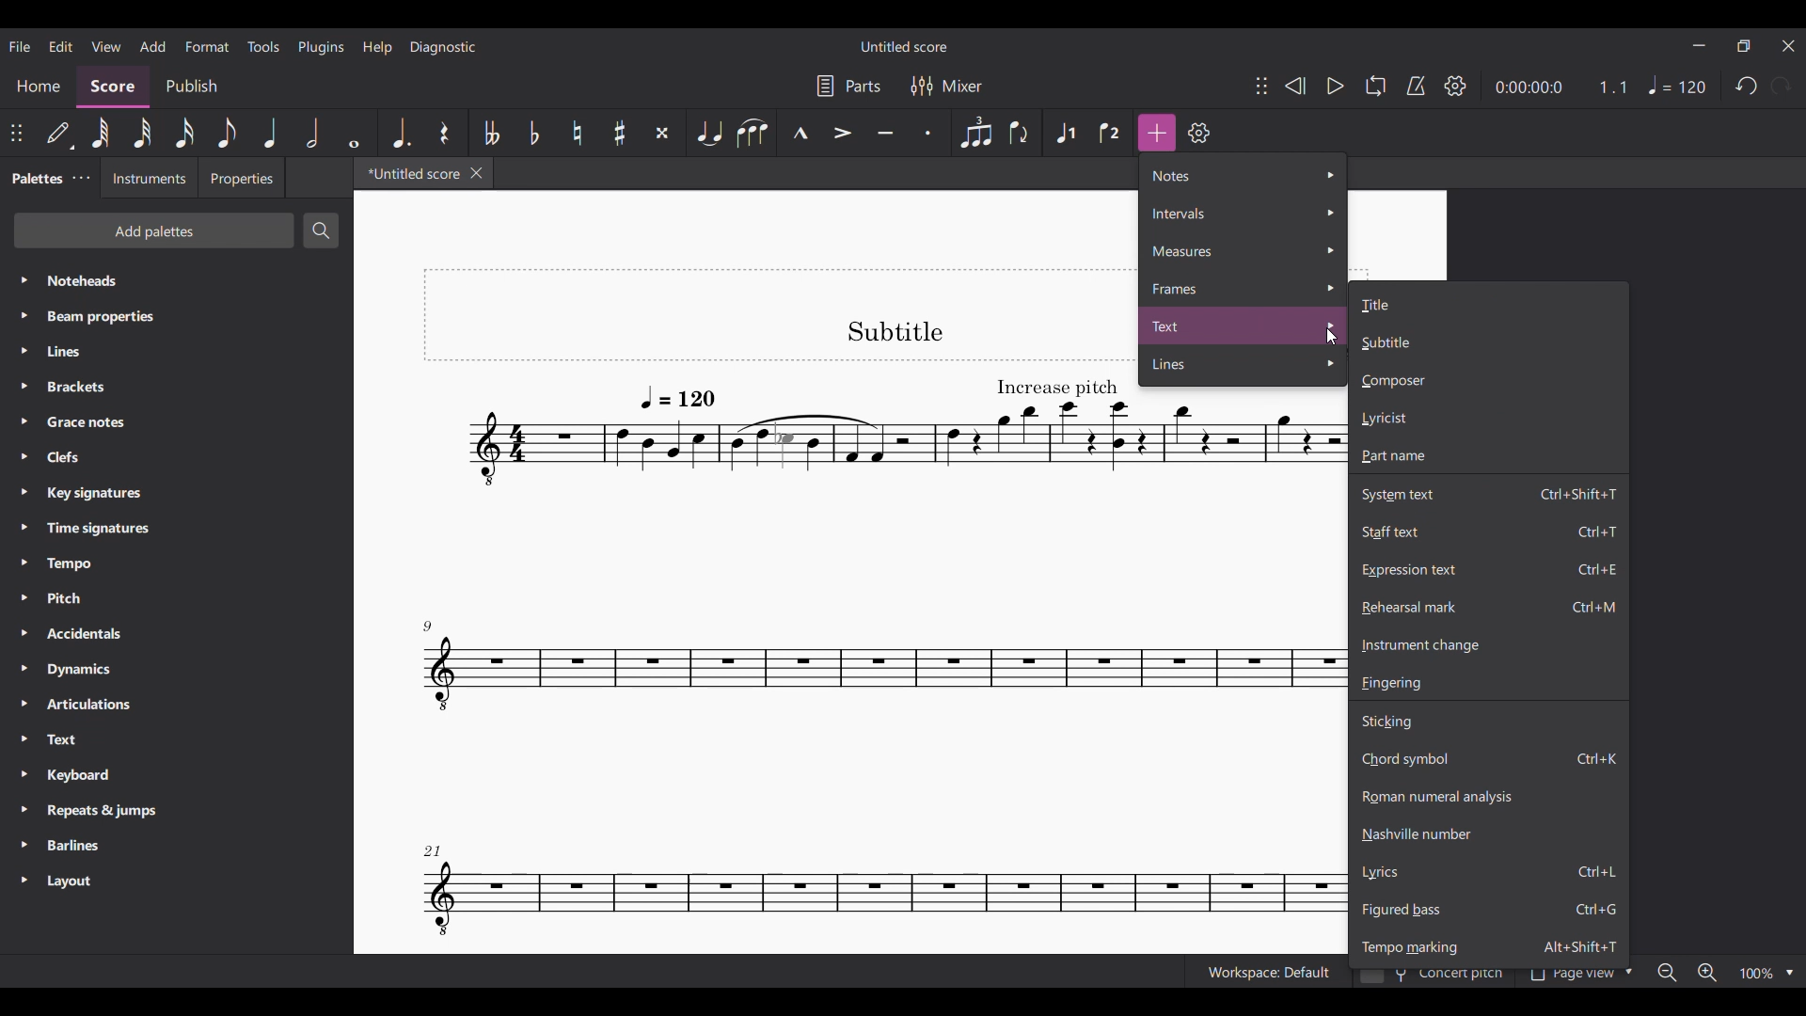  Describe the element at coordinates (1199, 133) in the screenshot. I see `Settings` at that location.